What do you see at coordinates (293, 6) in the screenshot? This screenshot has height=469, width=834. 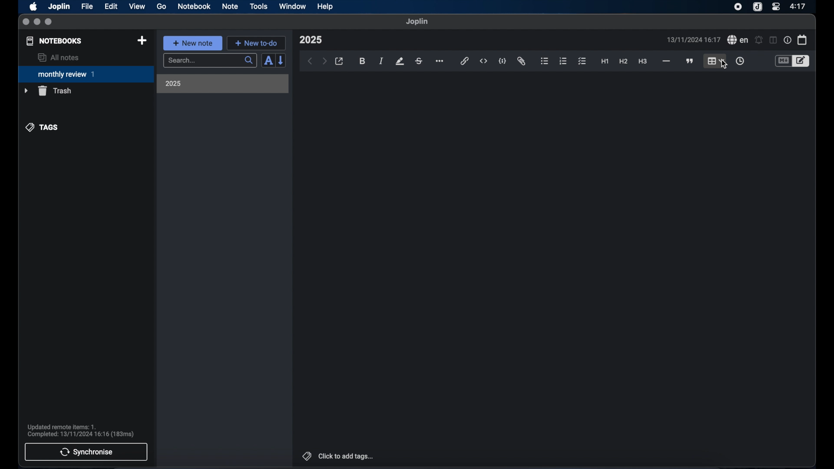 I see `window` at bounding box center [293, 6].